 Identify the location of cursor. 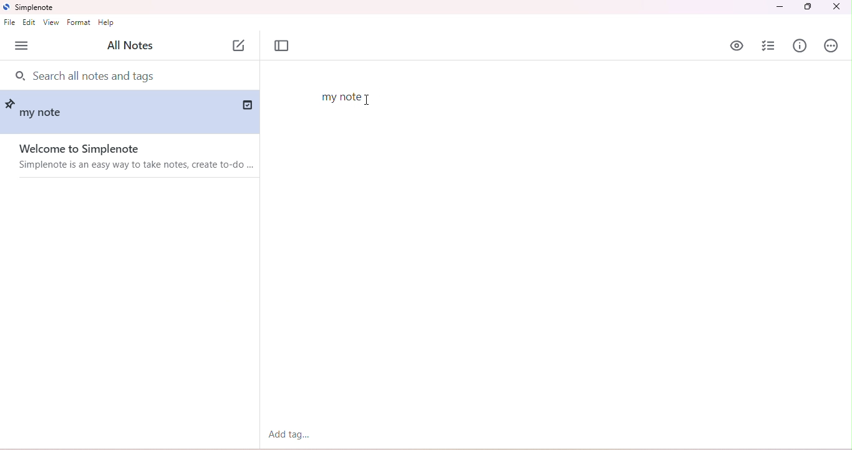
(369, 100).